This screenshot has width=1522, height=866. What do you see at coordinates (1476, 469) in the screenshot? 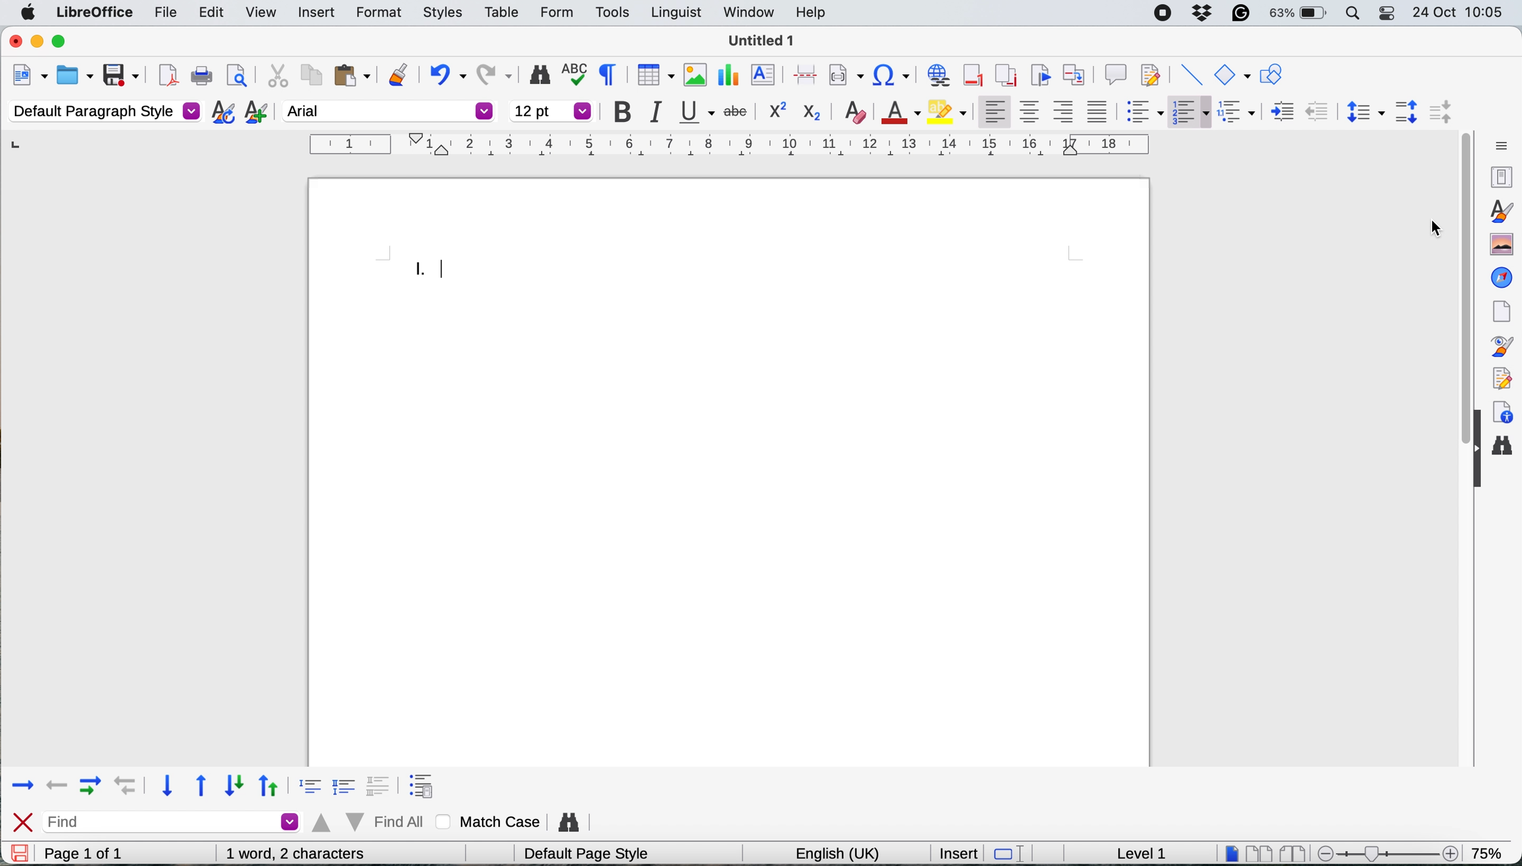
I see `collapse` at bounding box center [1476, 469].